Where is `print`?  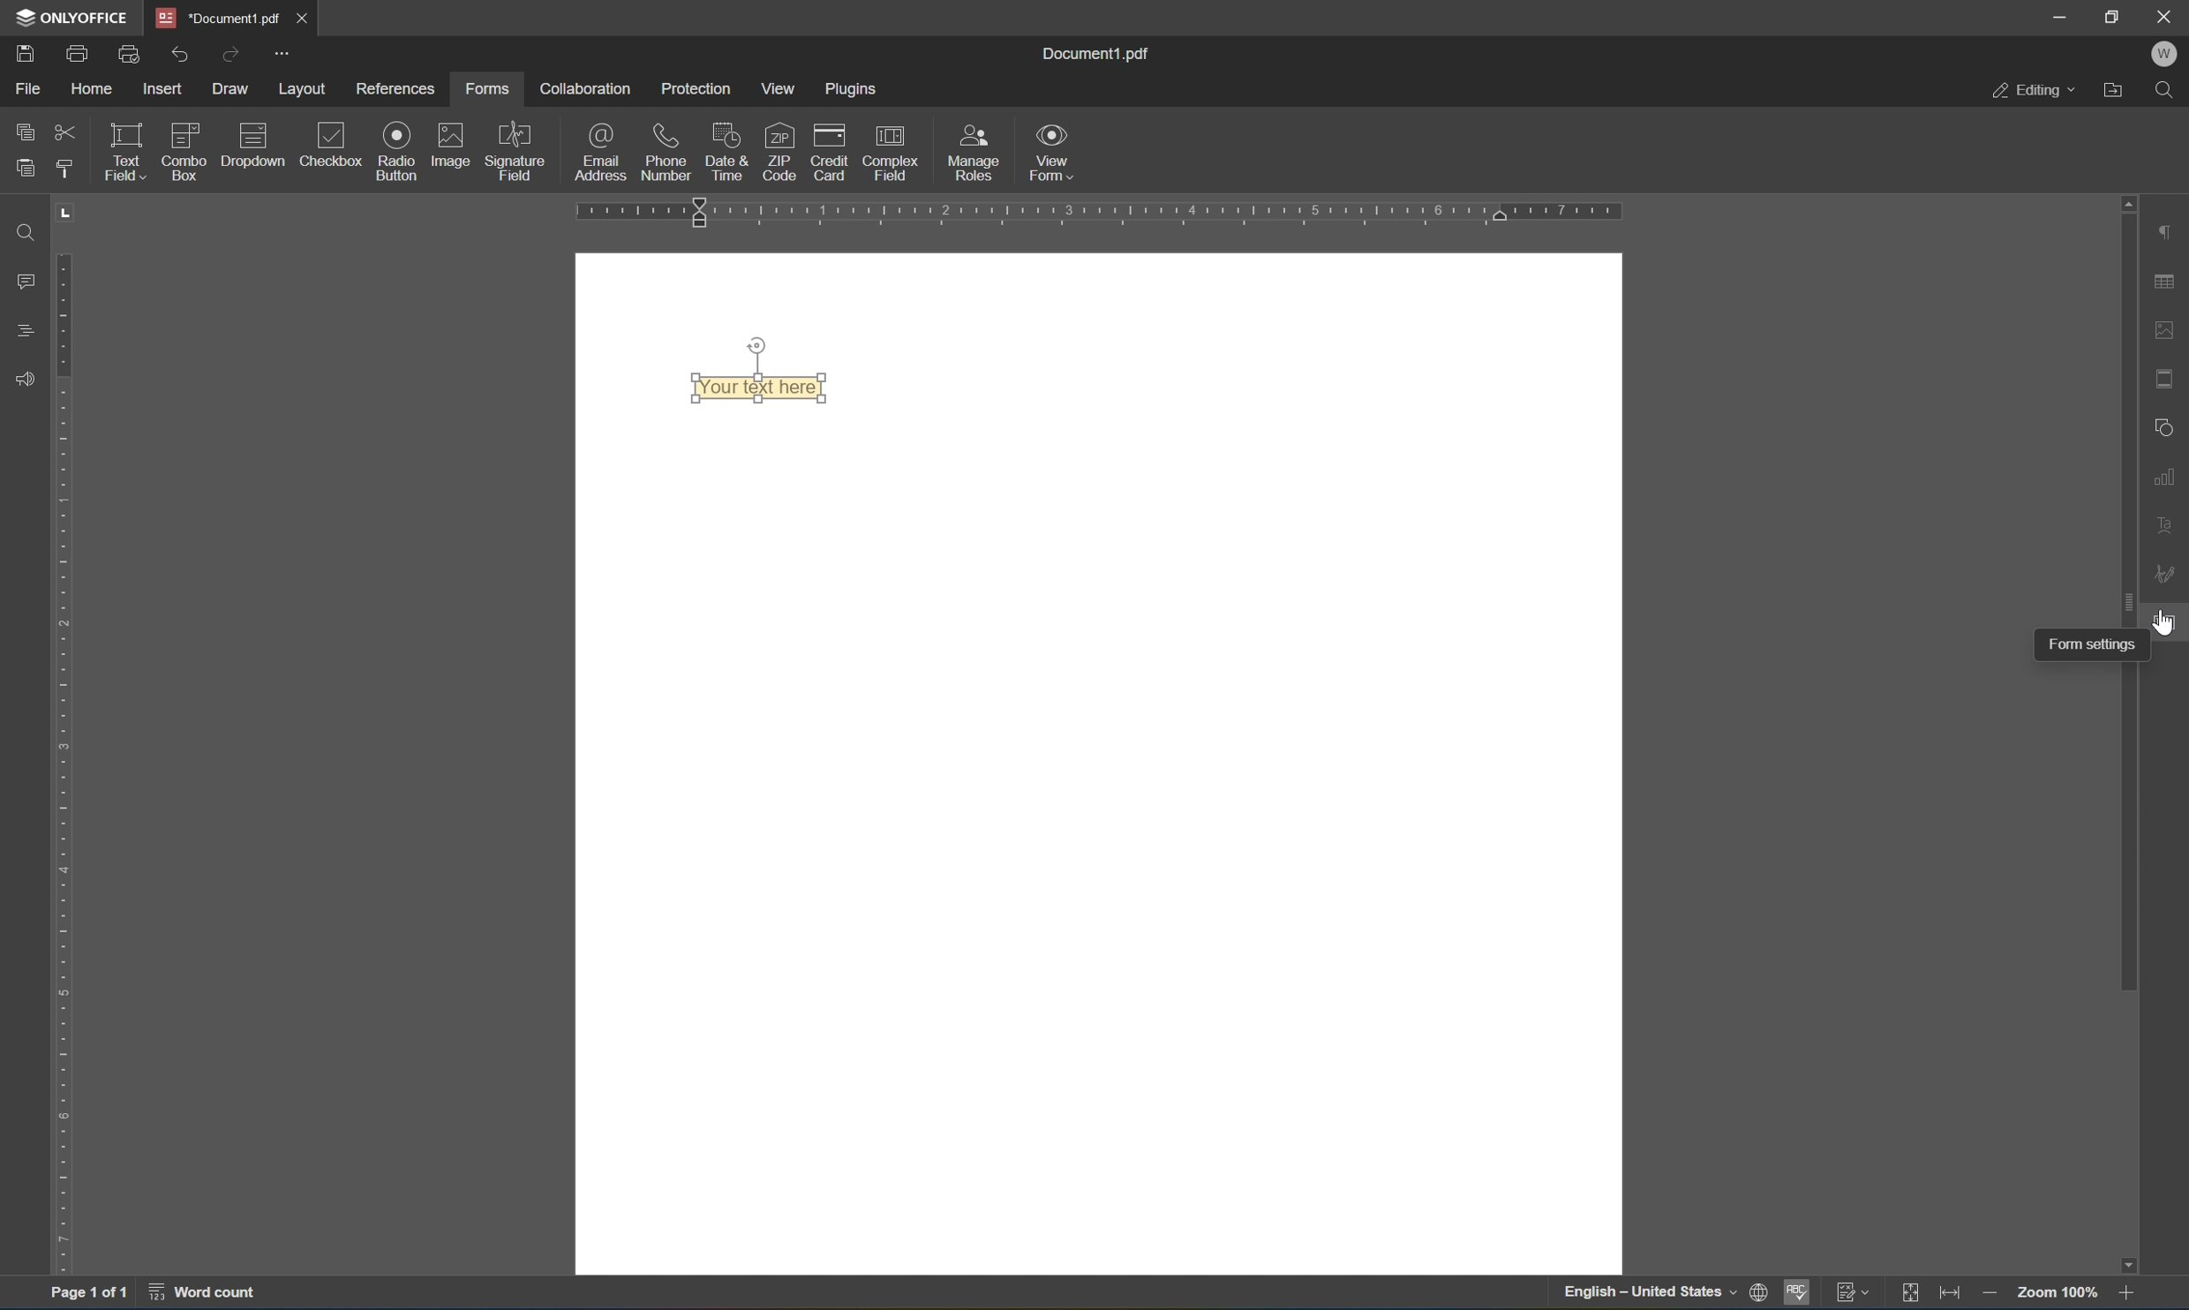
print is located at coordinates (79, 56).